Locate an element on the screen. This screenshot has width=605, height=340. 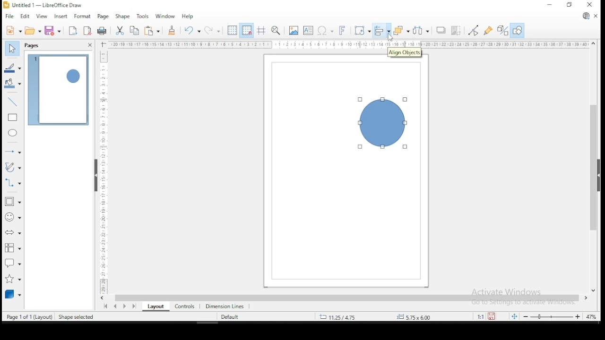
transformations is located at coordinates (361, 29).